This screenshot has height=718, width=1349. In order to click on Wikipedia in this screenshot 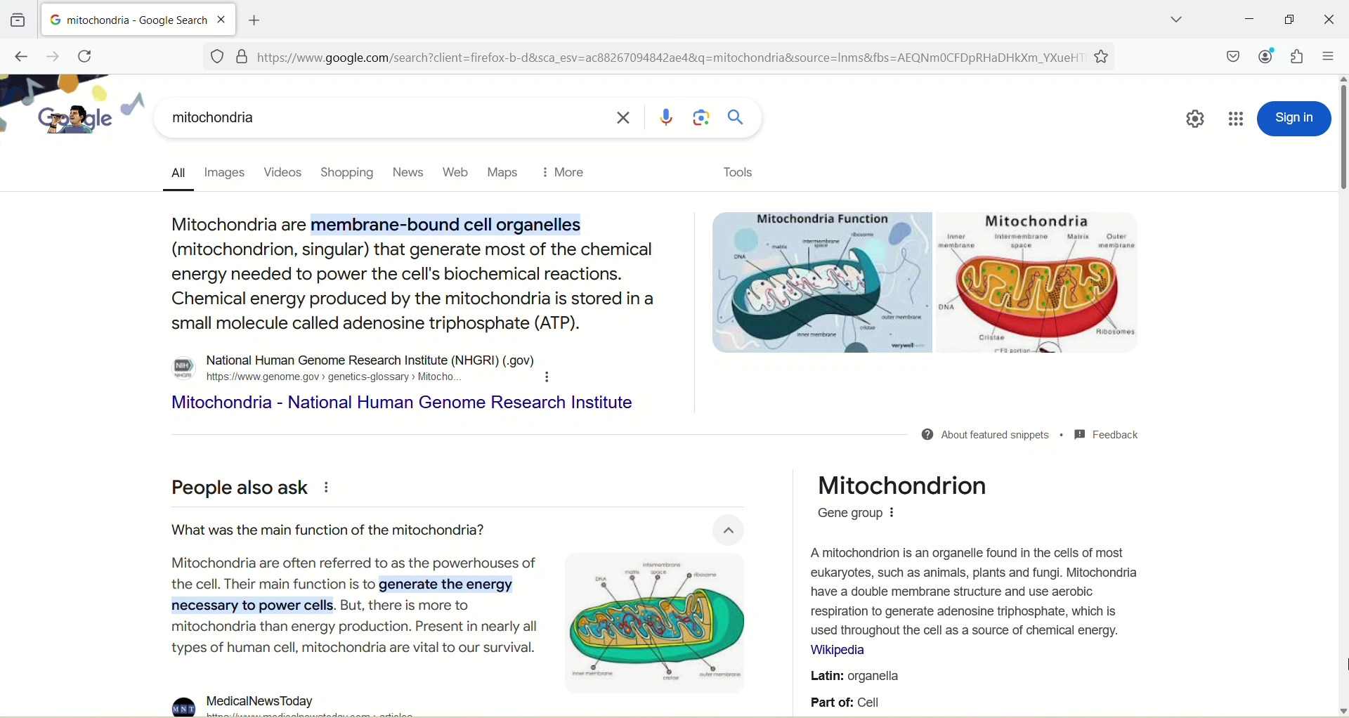, I will do `click(829, 650)`.